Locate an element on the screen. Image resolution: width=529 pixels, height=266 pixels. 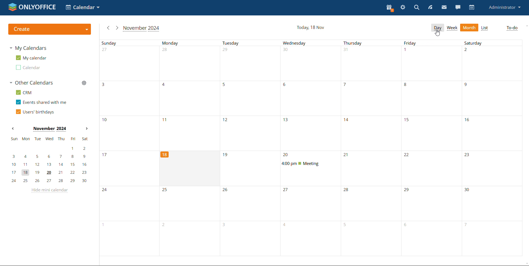
Sundays is located at coordinates (130, 151).